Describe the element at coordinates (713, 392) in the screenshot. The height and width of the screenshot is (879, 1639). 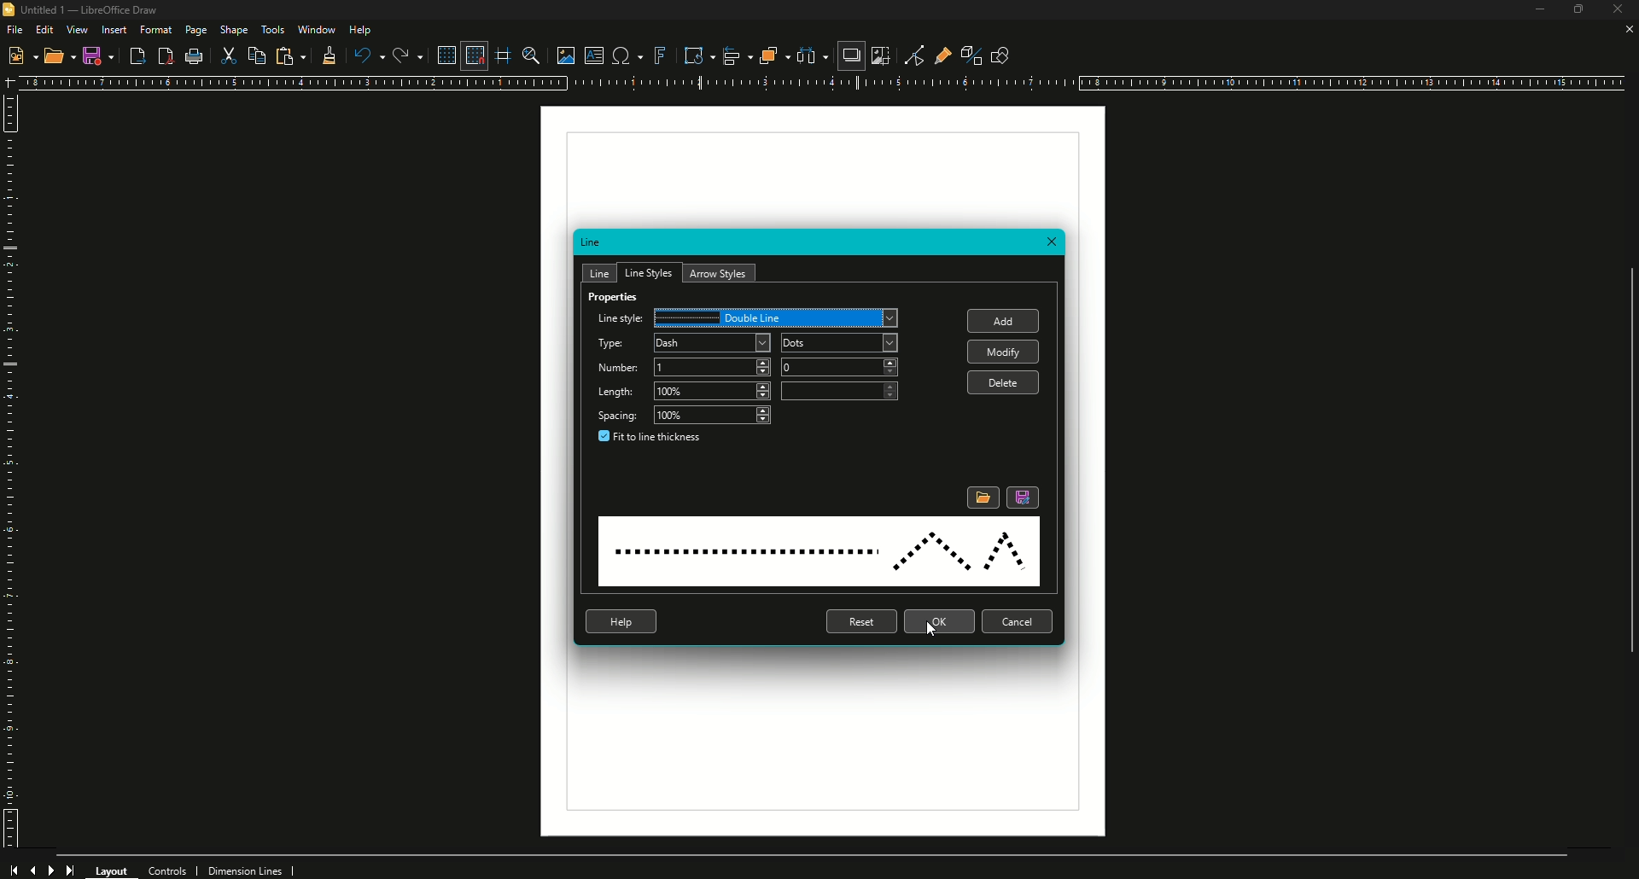
I see `300%` at that location.